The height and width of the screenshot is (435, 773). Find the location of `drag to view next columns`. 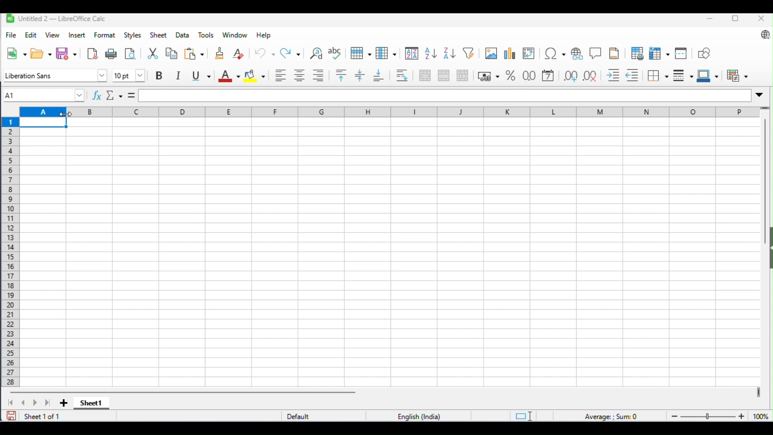

drag to view next columns is located at coordinates (758, 391).